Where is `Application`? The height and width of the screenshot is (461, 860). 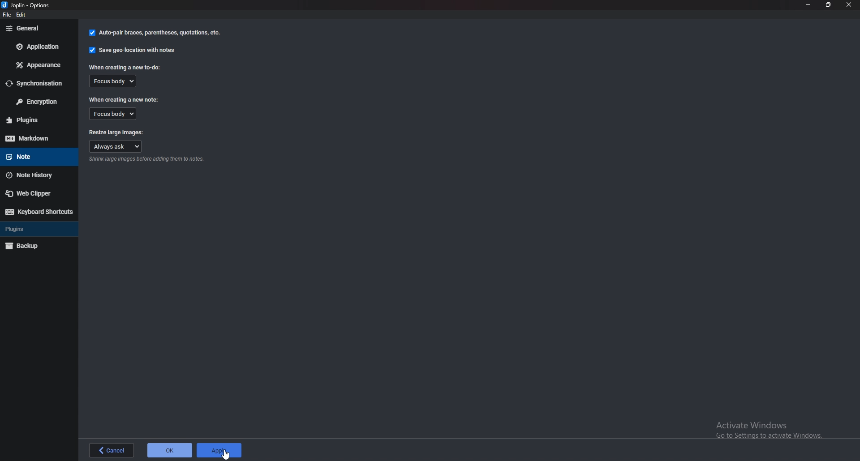
Application is located at coordinates (39, 47).